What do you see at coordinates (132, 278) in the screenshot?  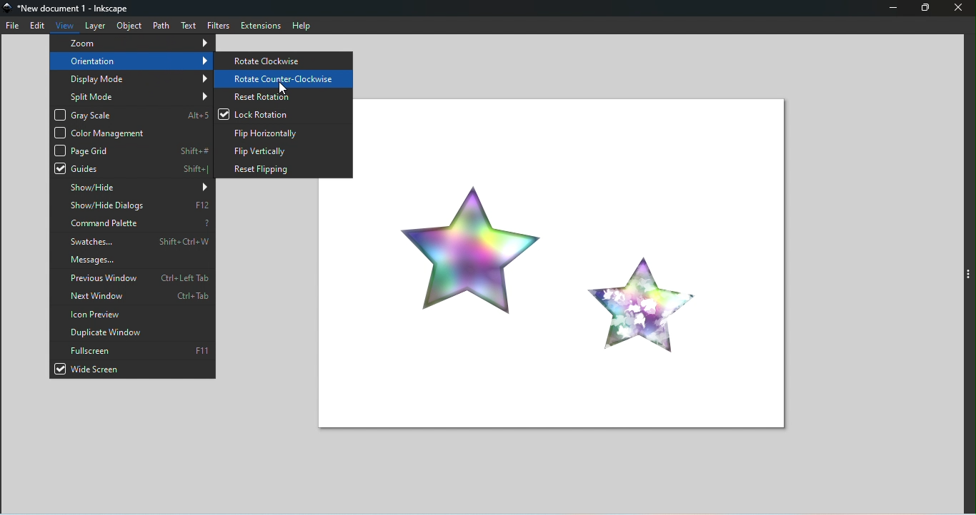 I see `Previous window` at bounding box center [132, 278].